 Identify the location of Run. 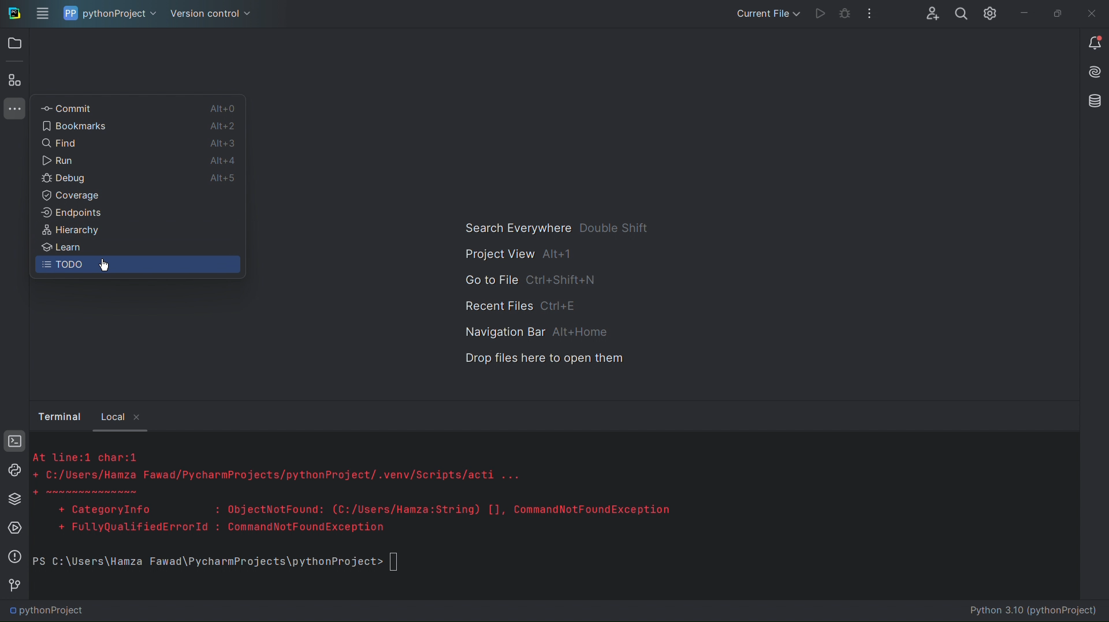
(59, 160).